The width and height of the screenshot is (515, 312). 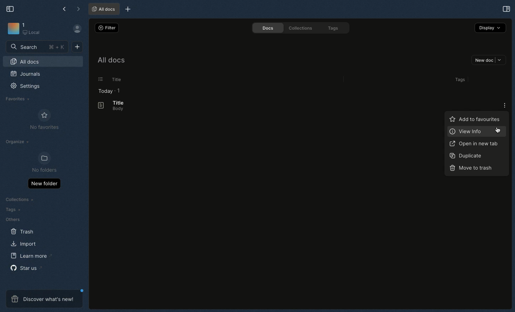 I want to click on Add to favourties, so click(x=474, y=119).